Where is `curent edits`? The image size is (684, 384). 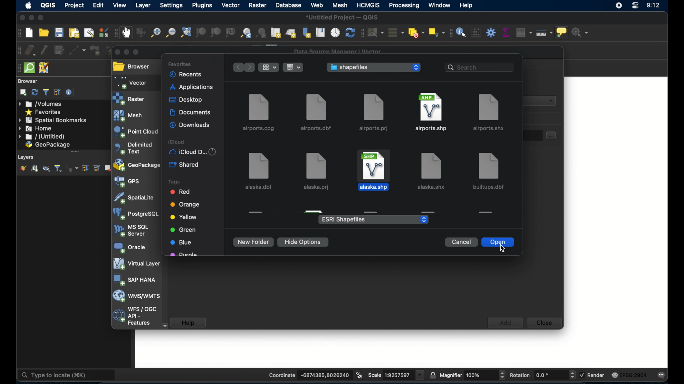
curent edits is located at coordinates (31, 50).